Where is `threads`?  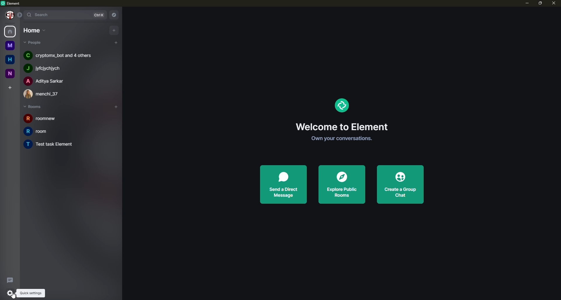 threads is located at coordinates (9, 280).